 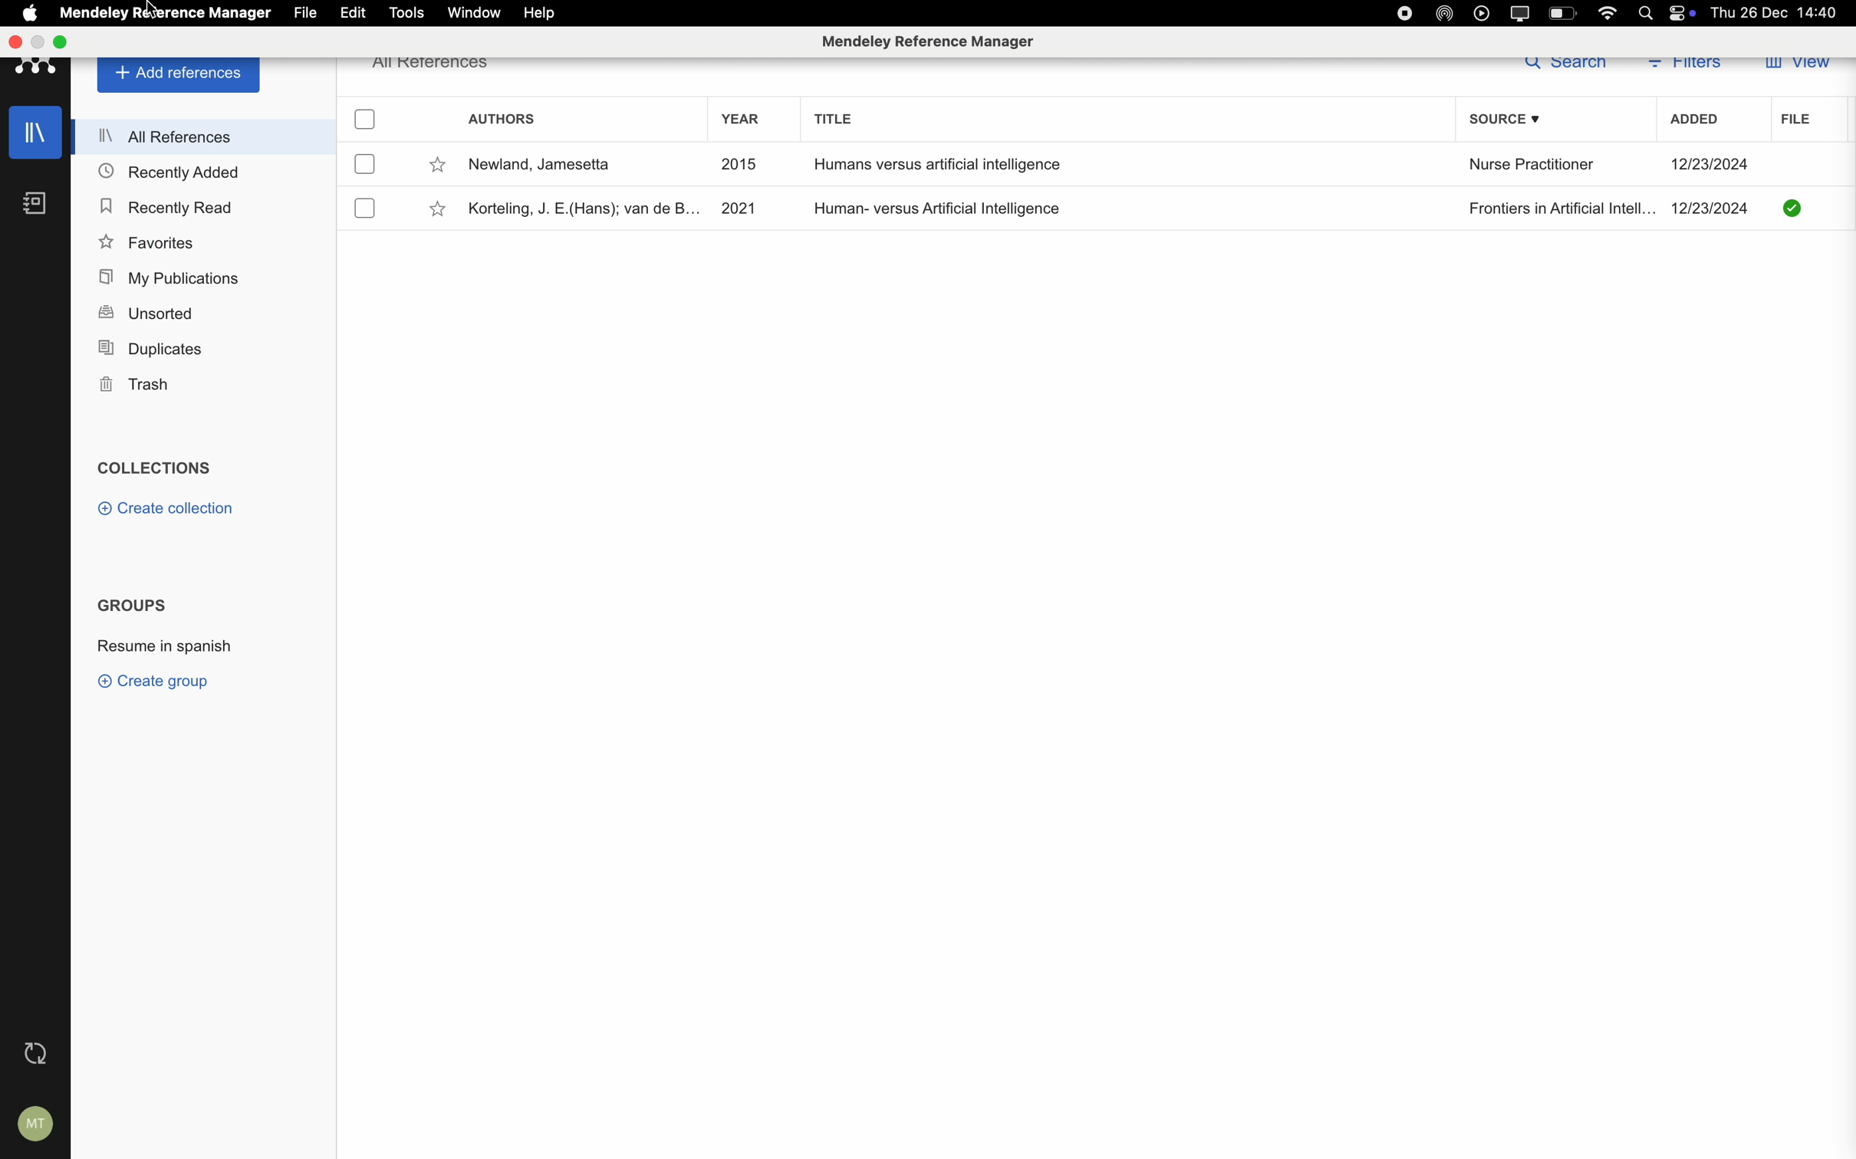 What do you see at coordinates (738, 163) in the screenshot?
I see `2015` at bounding box center [738, 163].